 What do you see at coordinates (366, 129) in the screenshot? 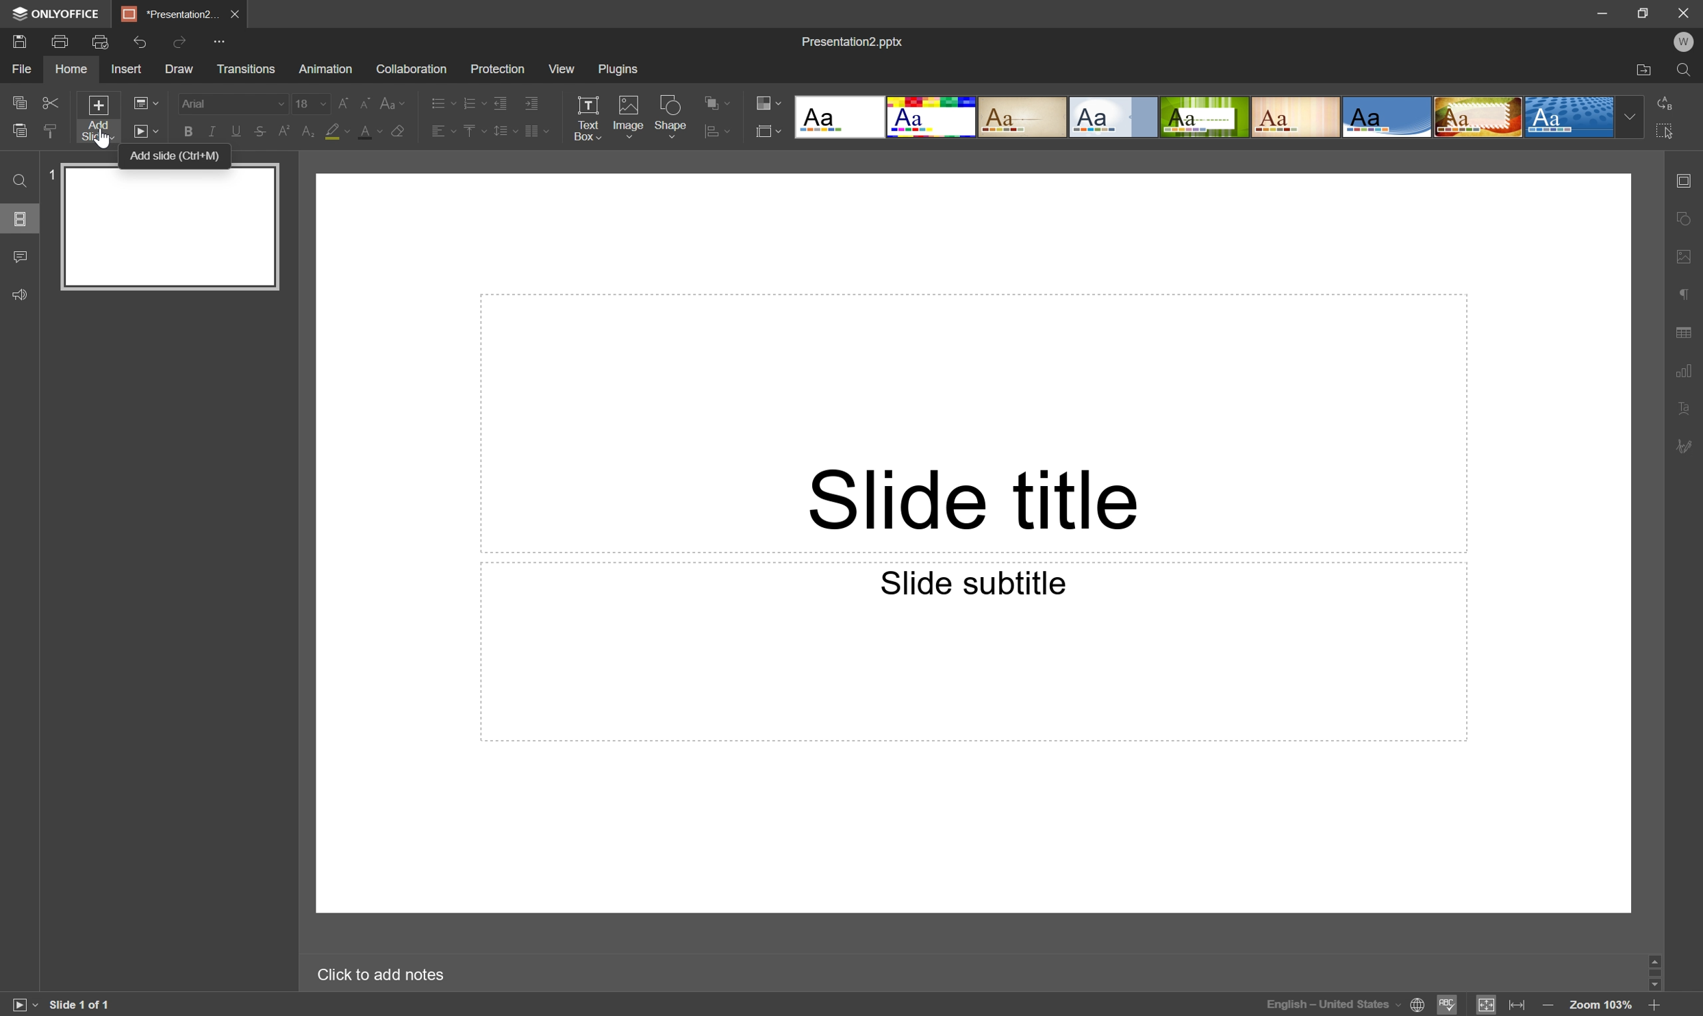
I see `Font color` at bounding box center [366, 129].